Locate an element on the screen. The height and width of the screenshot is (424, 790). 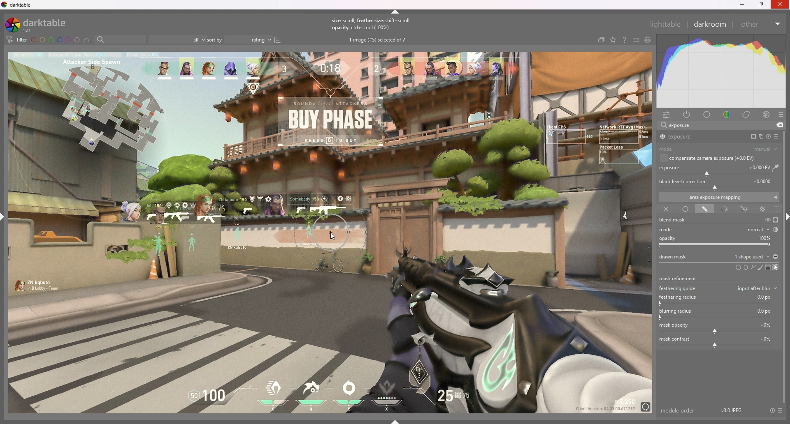
base is located at coordinates (707, 115).